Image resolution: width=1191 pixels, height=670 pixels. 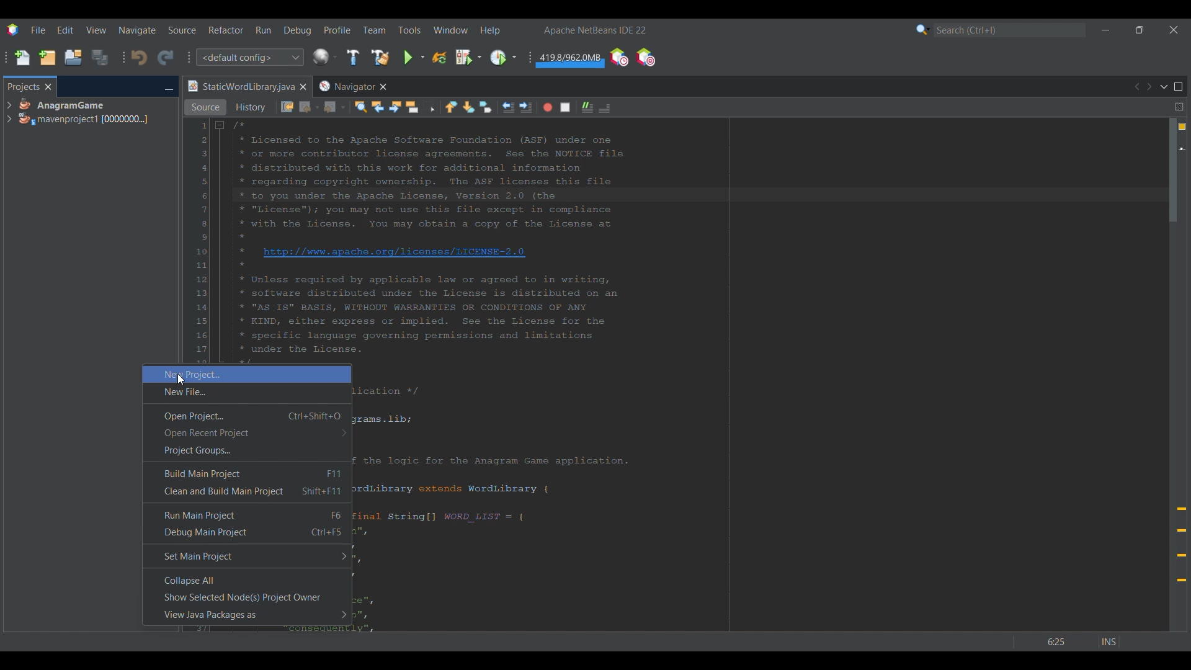 What do you see at coordinates (1149, 87) in the screenshot?
I see `Next` at bounding box center [1149, 87].